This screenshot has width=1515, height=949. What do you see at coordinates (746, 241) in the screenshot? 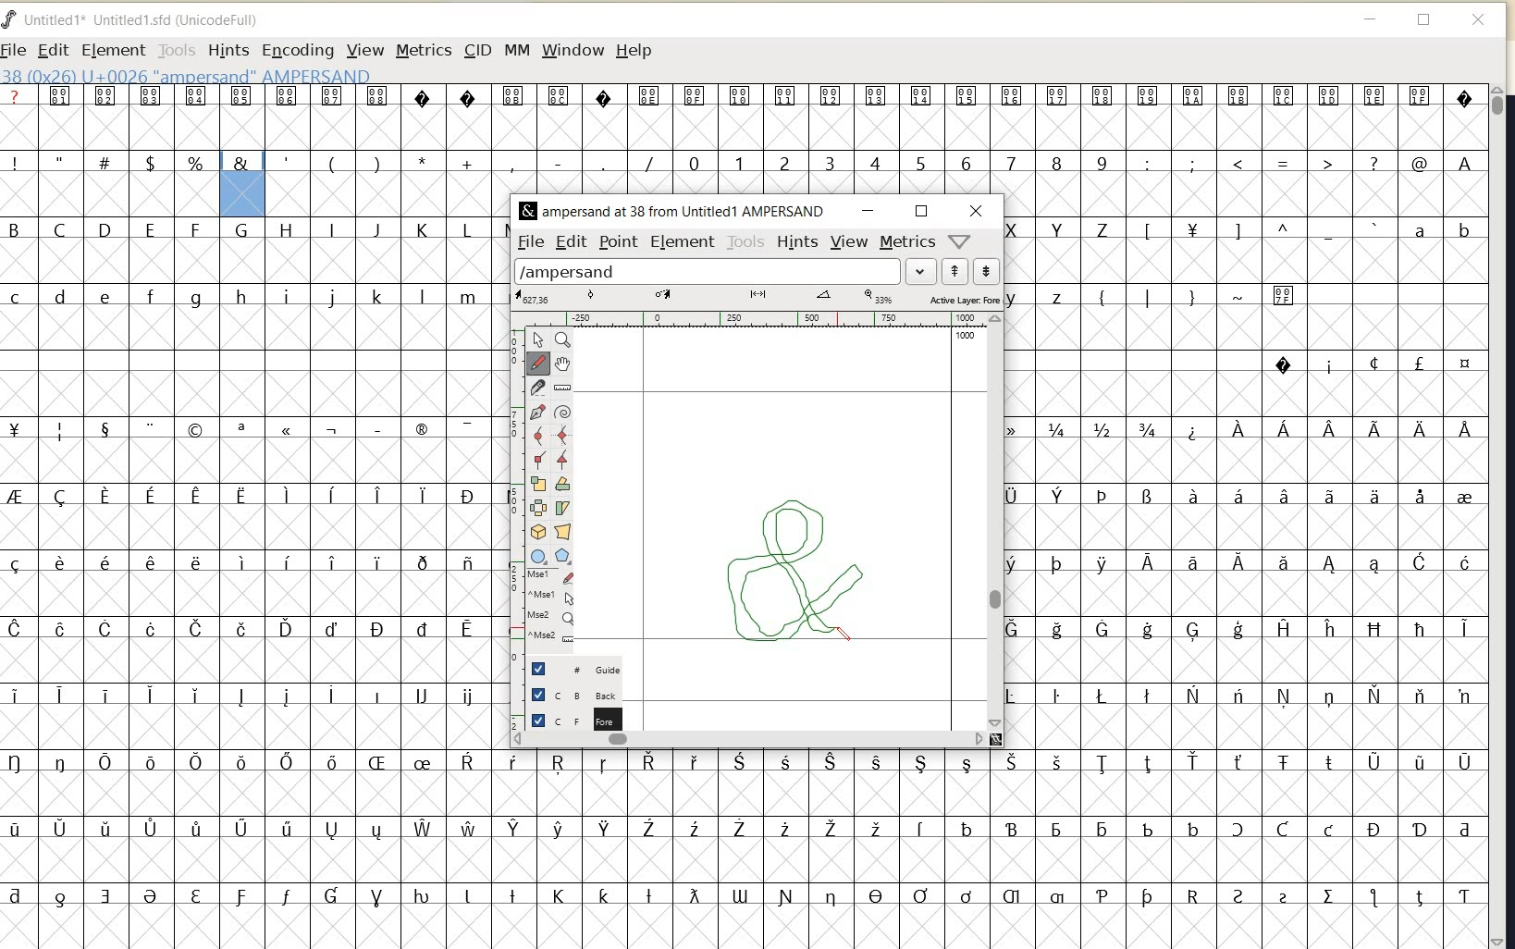
I see `TOOLS` at bounding box center [746, 241].